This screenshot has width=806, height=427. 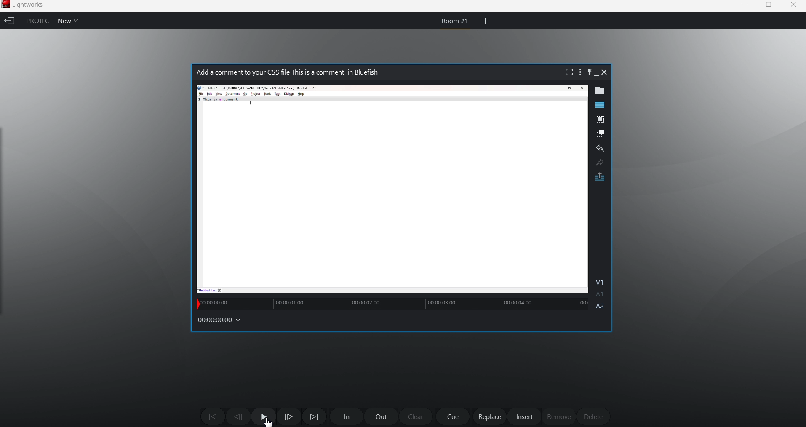 I want to click on show timeline, so click(x=600, y=105).